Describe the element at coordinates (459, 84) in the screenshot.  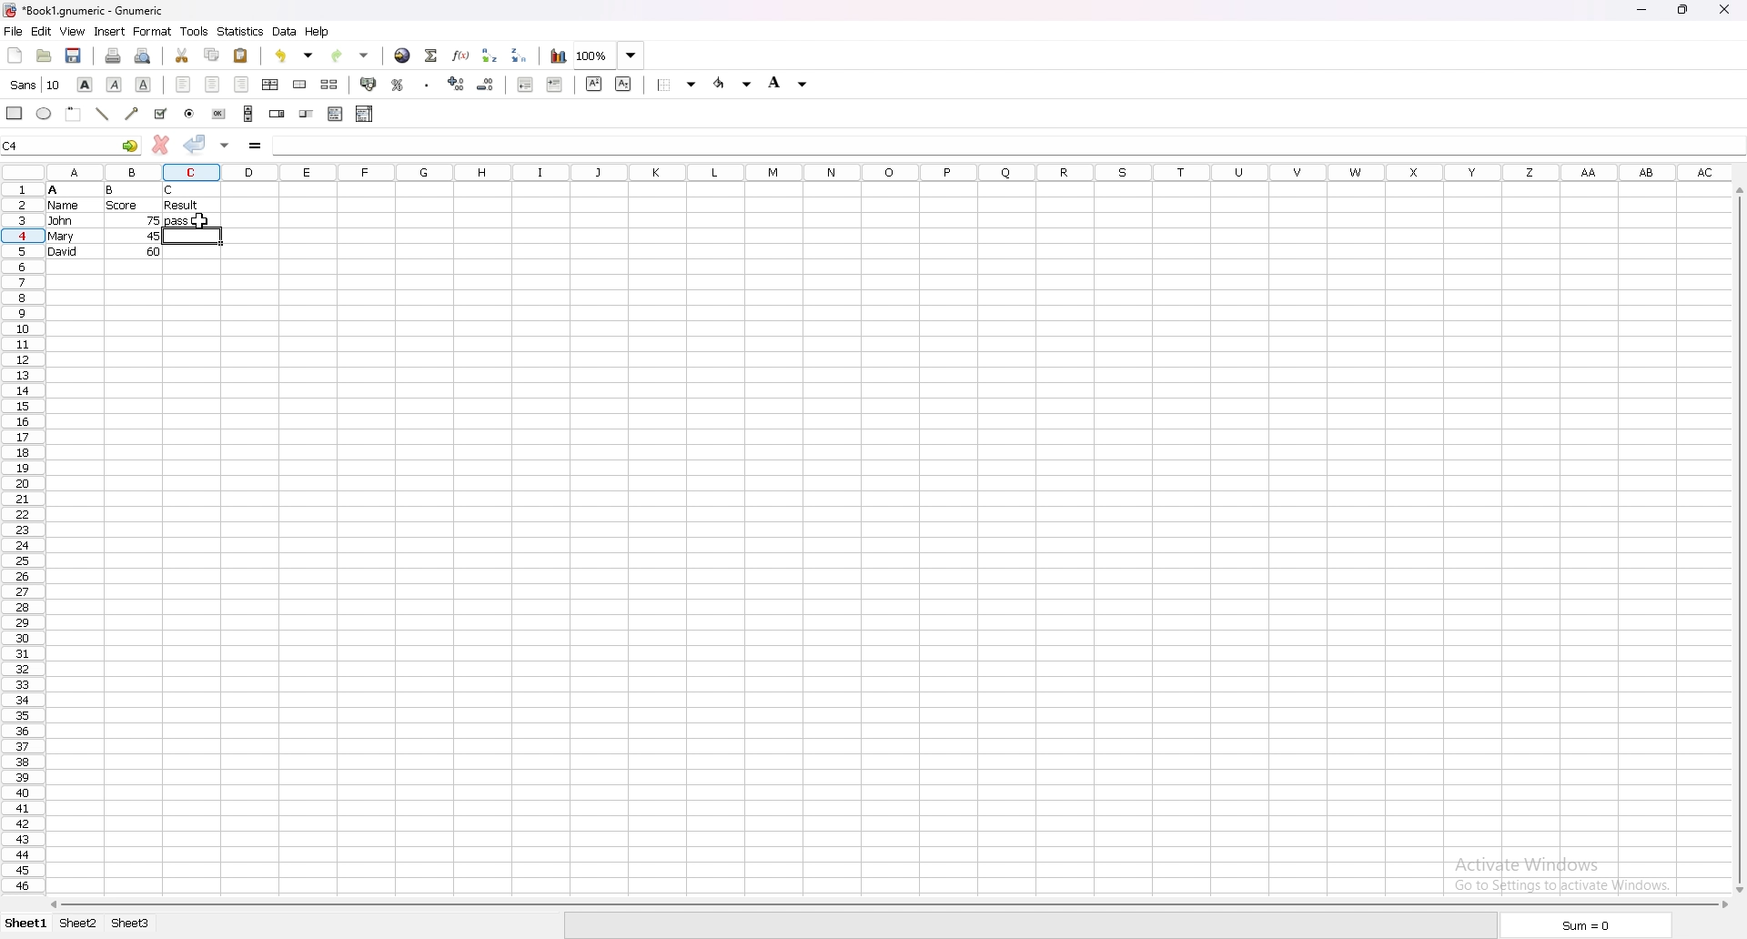
I see `increase decimals` at that location.